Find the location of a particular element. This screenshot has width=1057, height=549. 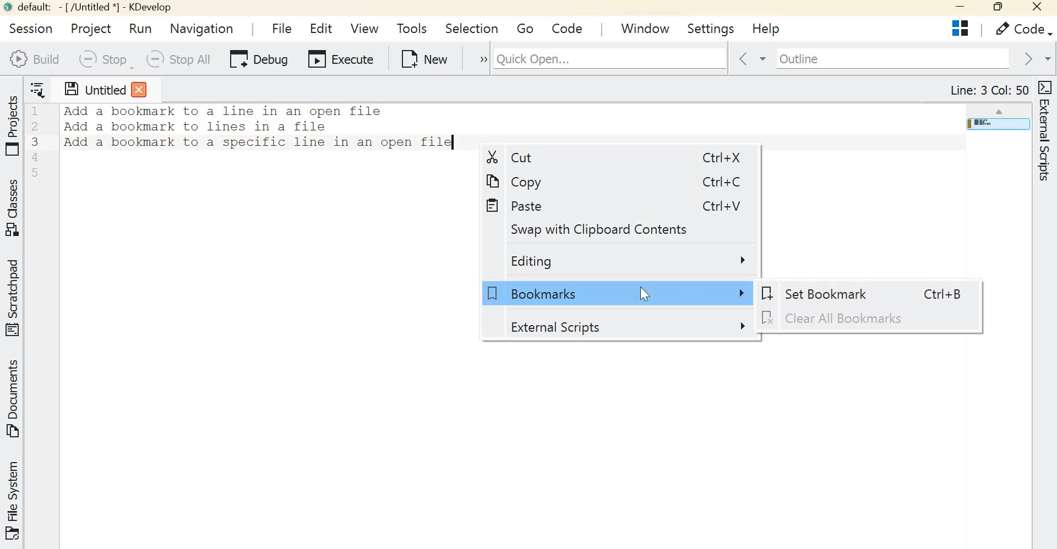

Classes is located at coordinates (14, 209).